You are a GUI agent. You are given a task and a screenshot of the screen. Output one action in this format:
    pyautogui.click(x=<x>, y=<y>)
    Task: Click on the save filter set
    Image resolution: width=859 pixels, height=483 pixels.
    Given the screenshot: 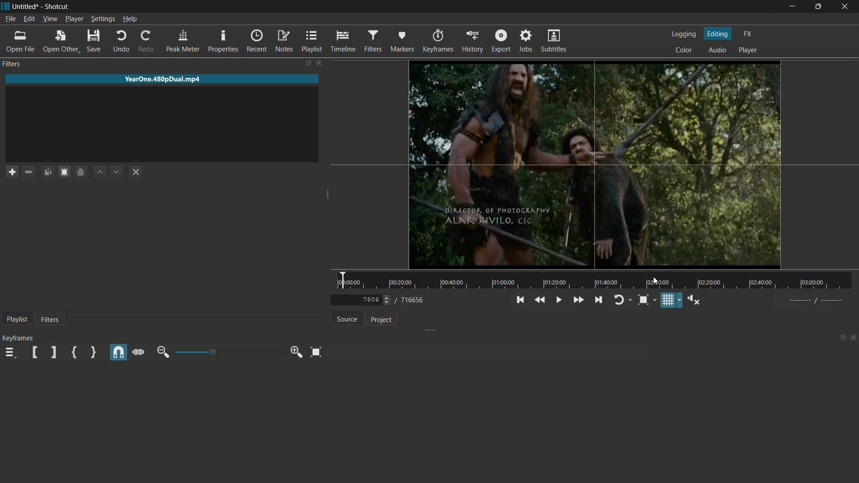 What is the action you would take?
    pyautogui.click(x=81, y=172)
    